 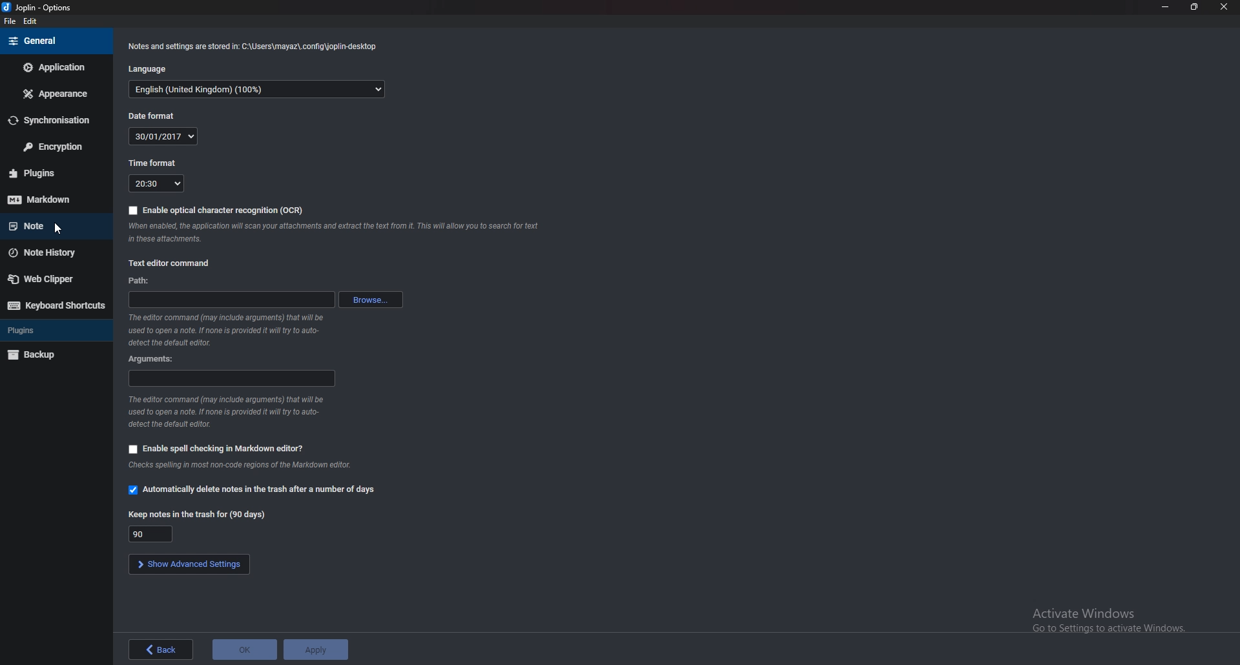 I want to click on Mark down, so click(x=55, y=199).